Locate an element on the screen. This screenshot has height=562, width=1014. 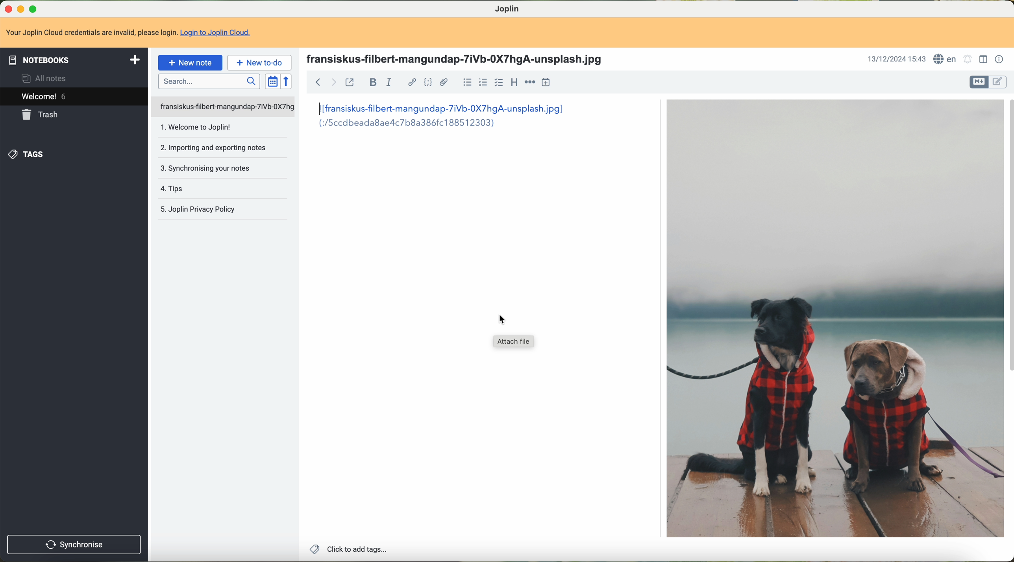
toggle external editing is located at coordinates (350, 83).